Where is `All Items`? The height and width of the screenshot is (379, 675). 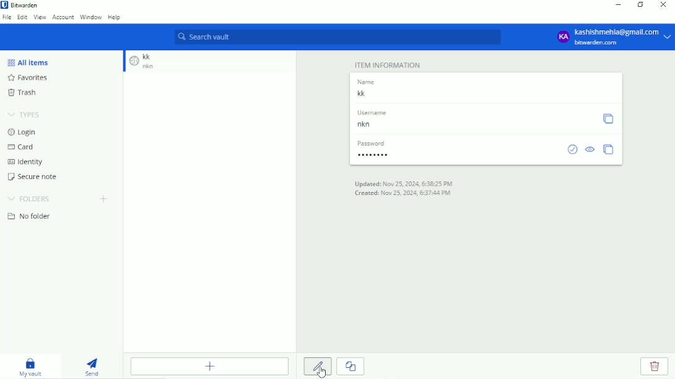 All Items is located at coordinates (27, 62).